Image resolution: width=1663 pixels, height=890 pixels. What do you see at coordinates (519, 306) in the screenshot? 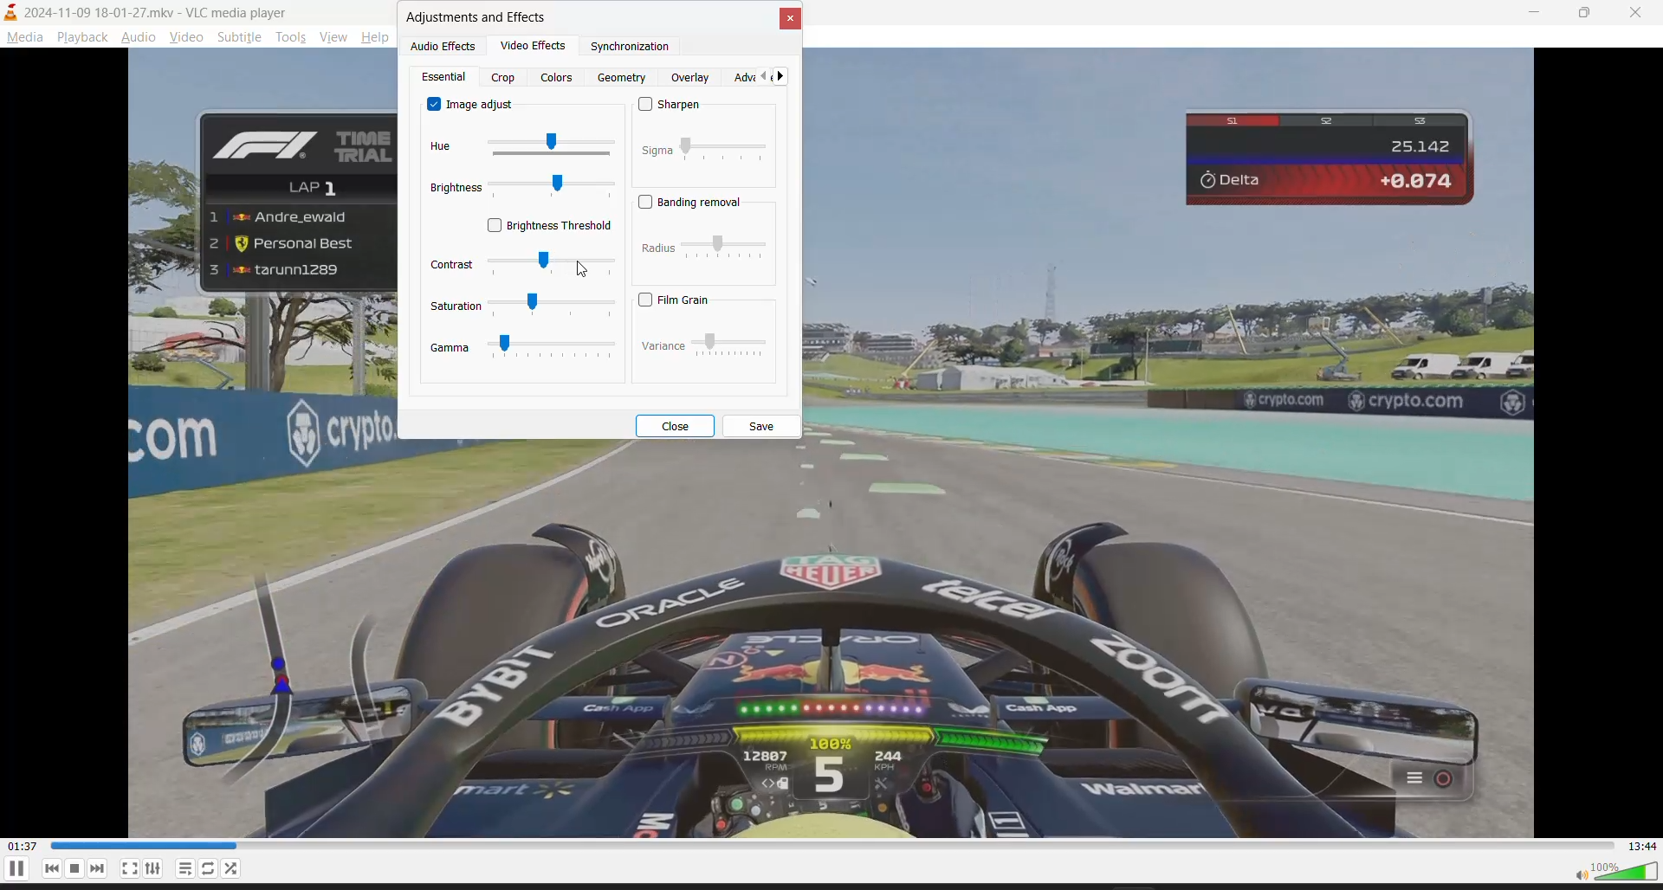
I see `saturation` at bounding box center [519, 306].